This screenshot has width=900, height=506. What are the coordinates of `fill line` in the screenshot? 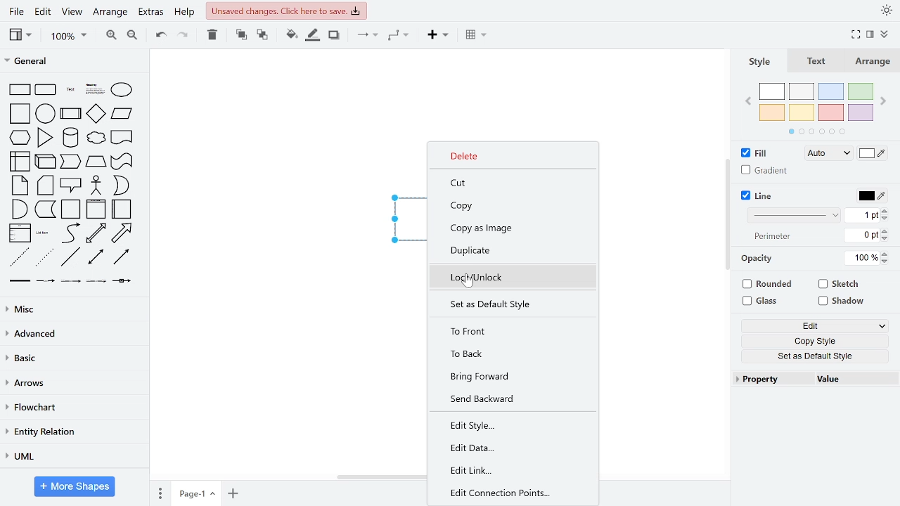 It's located at (314, 35).